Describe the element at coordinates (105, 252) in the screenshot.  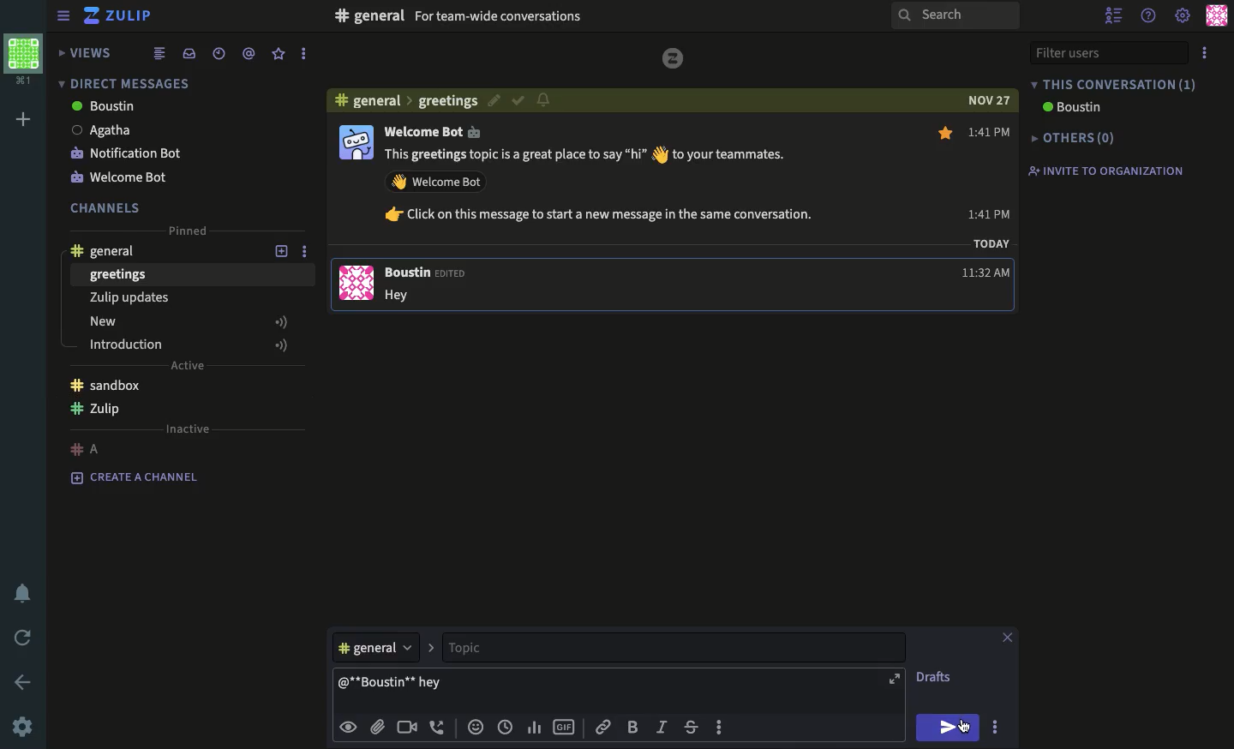
I see `general` at that location.